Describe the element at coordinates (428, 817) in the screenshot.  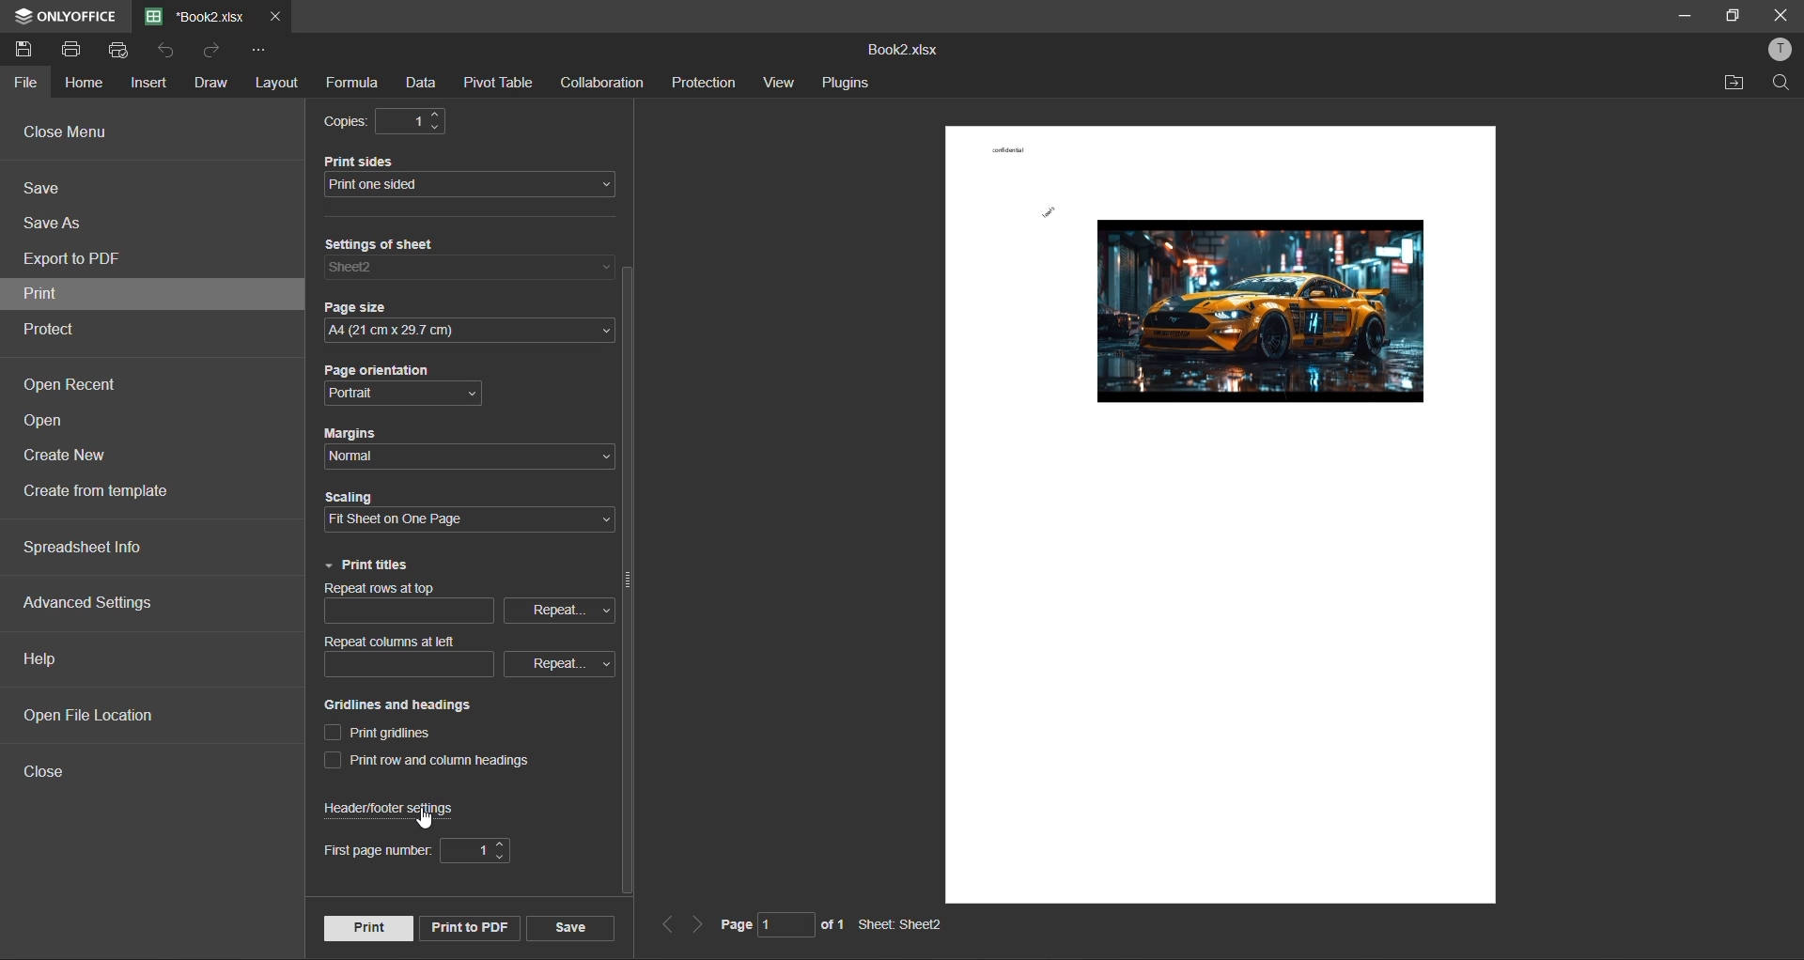
I see `cursor` at that location.